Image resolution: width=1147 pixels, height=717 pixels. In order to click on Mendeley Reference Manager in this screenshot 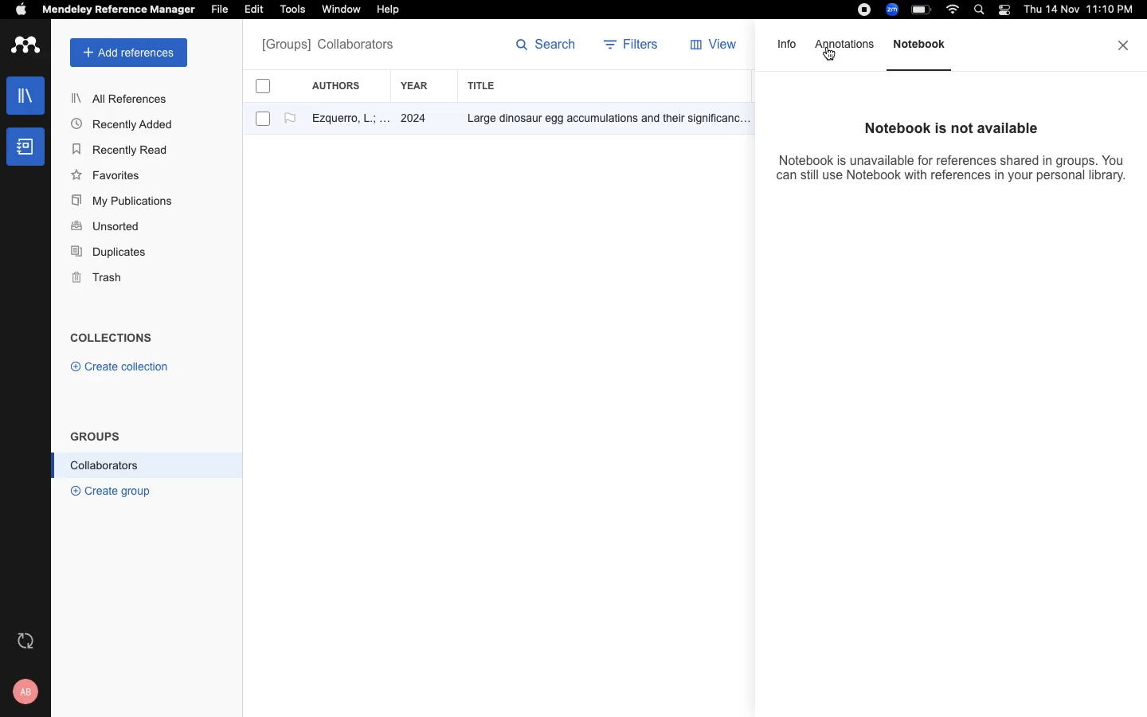, I will do `click(119, 10)`.